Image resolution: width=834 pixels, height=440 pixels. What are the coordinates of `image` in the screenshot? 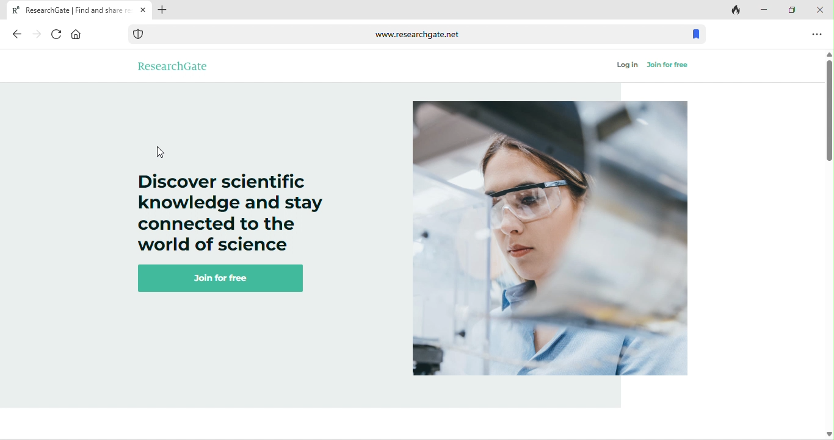 It's located at (553, 239).